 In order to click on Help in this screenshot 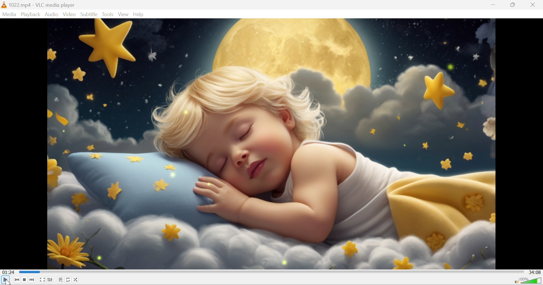, I will do `click(139, 14)`.